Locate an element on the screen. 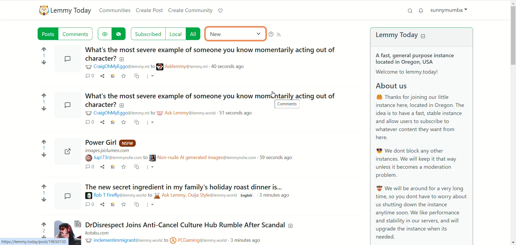 Image resolution: width=516 pixels, height=245 pixels. cross post is located at coordinates (136, 122).